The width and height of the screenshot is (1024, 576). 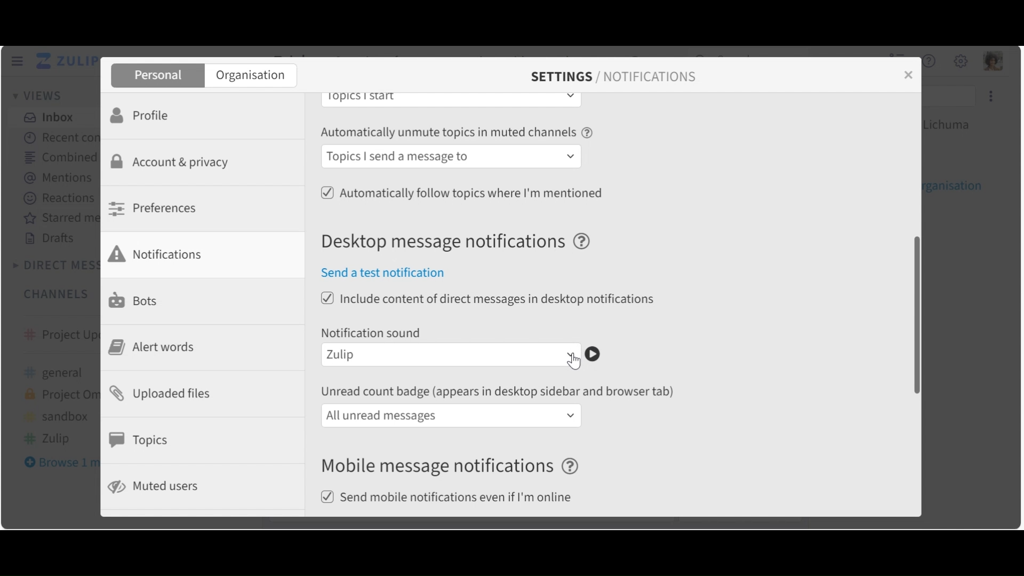 What do you see at coordinates (574, 361) in the screenshot?
I see `Cursor` at bounding box center [574, 361].